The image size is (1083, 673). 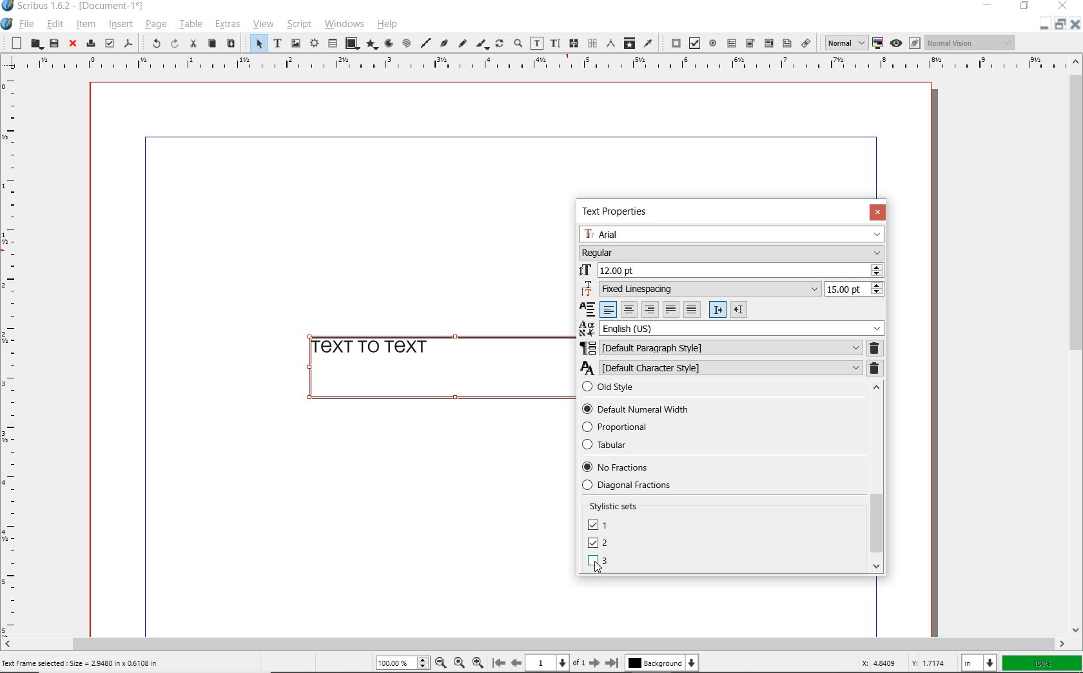 What do you see at coordinates (729, 329) in the screenshot?
I see `English (US)` at bounding box center [729, 329].